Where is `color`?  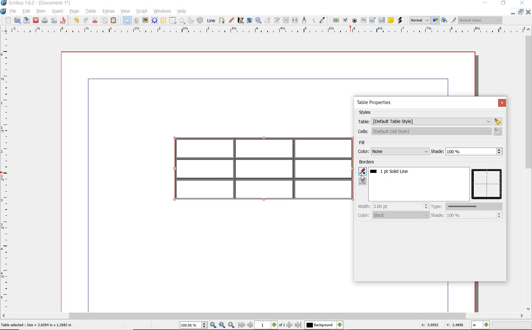
color is located at coordinates (393, 215).